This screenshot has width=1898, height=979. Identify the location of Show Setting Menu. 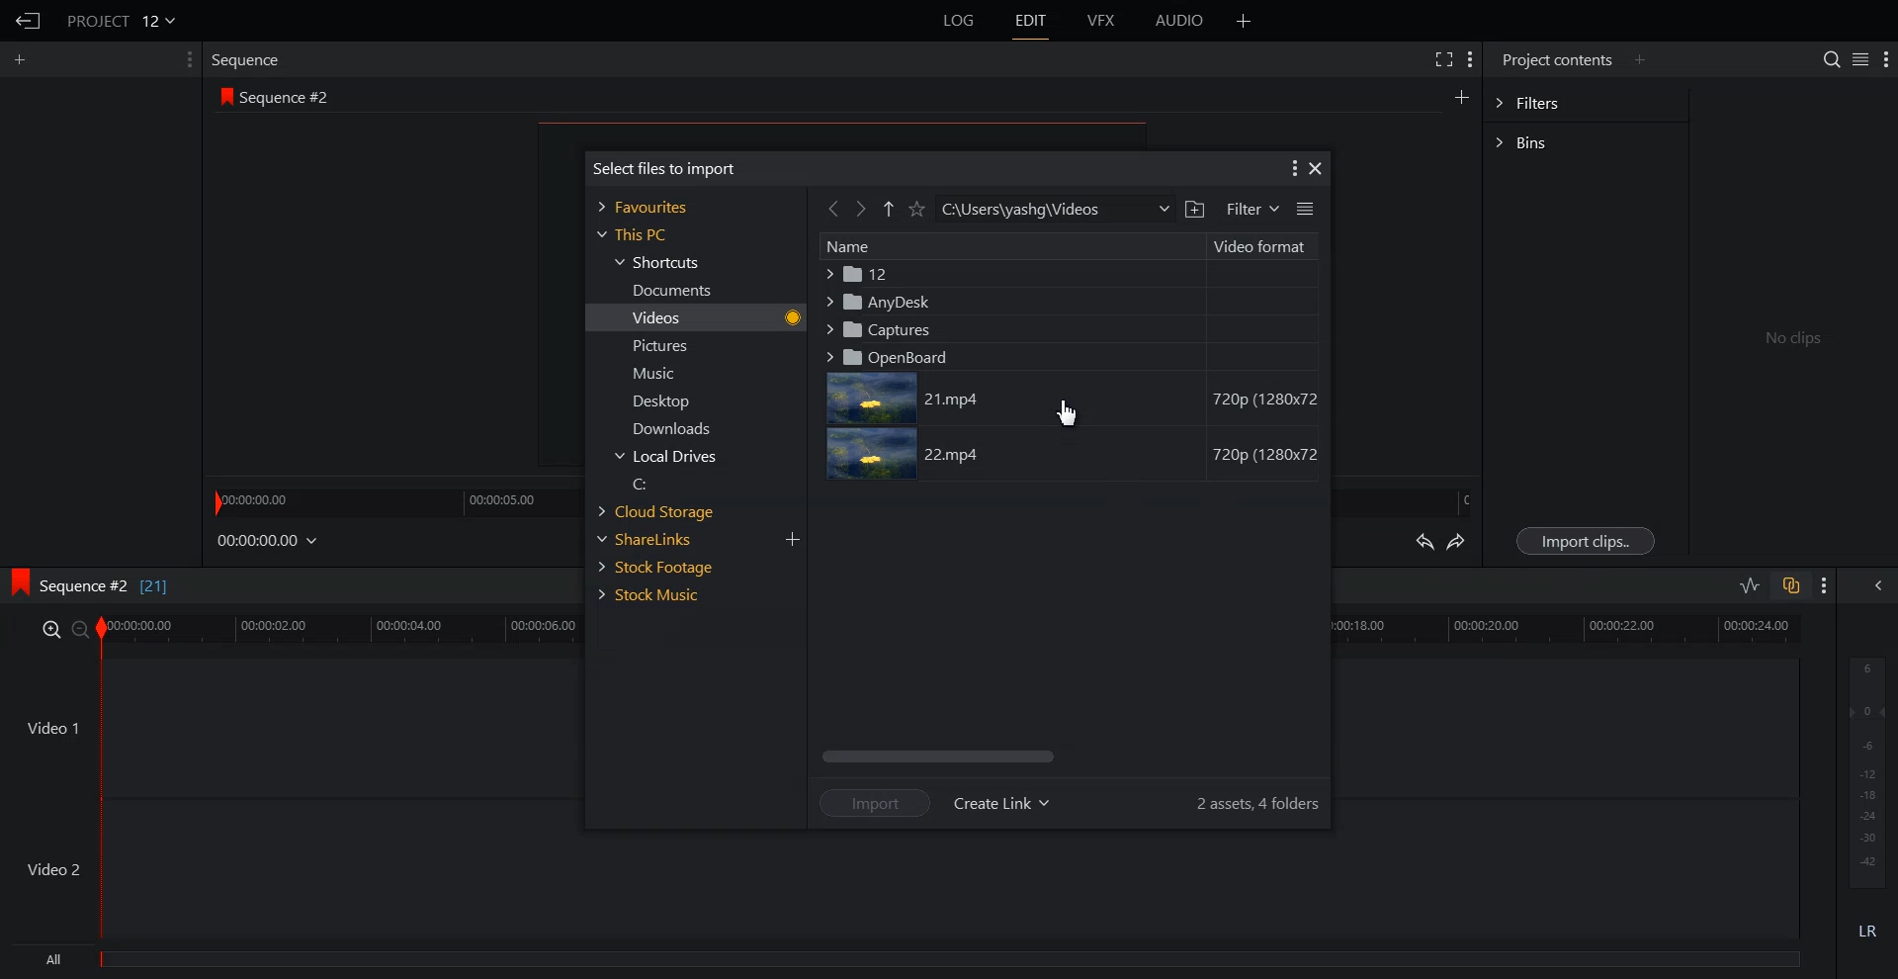
(1886, 60).